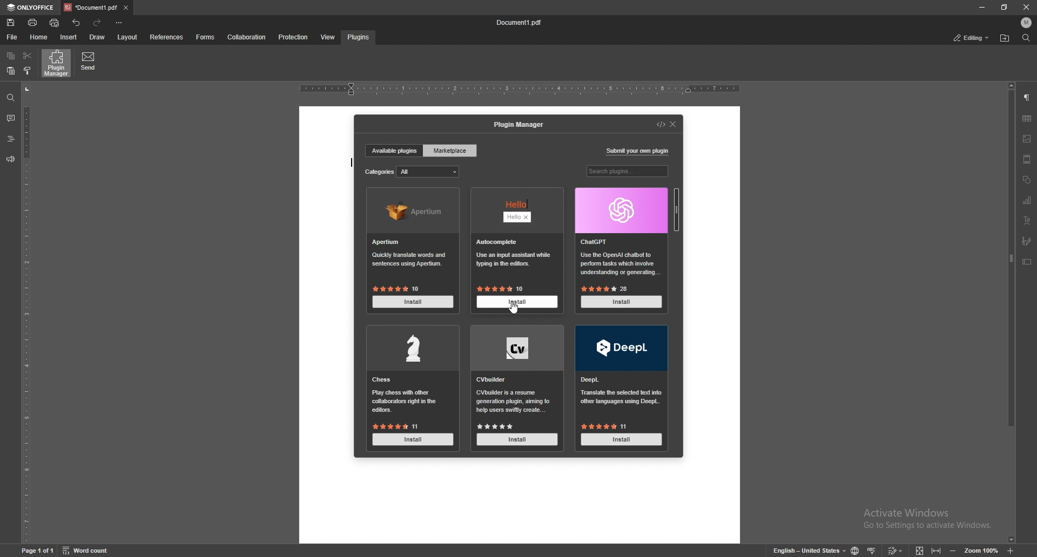  Describe the element at coordinates (981, 549) in the screenshot. I see `Zoom 100%` at that location.